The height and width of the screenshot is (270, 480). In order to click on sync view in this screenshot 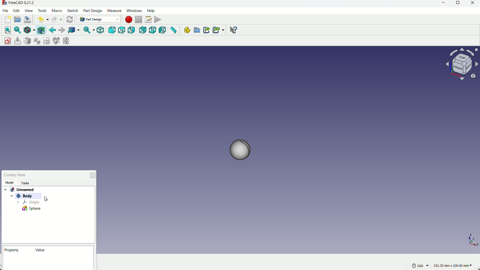, I will do `click(86, 30)`.